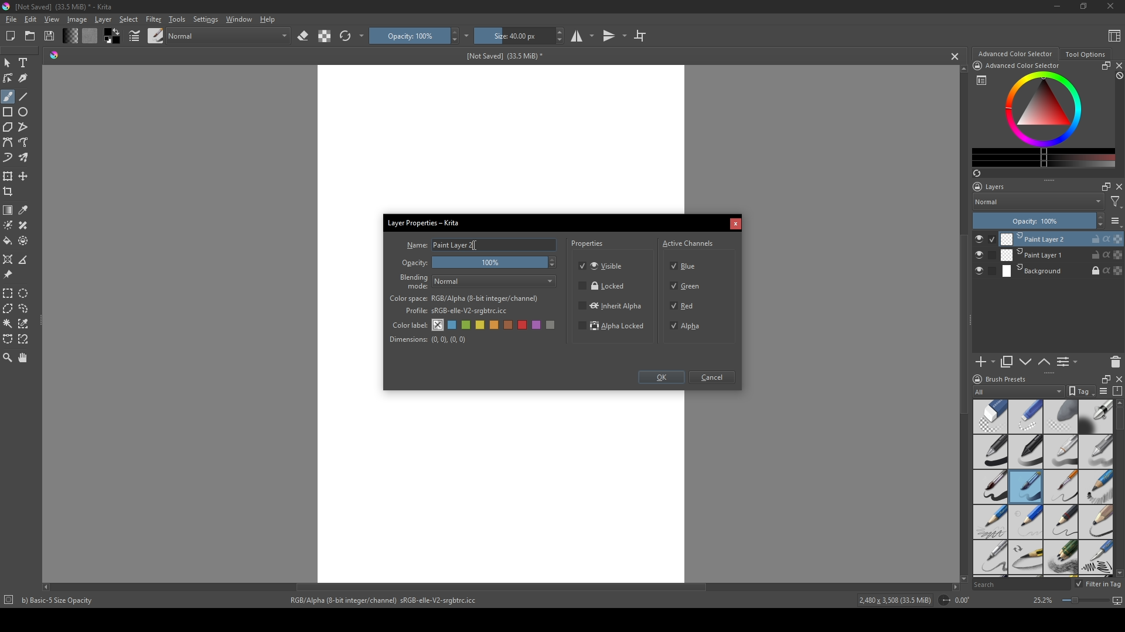 The image size is (1125, 632). I want to click on scroll left, so click(49, 587).